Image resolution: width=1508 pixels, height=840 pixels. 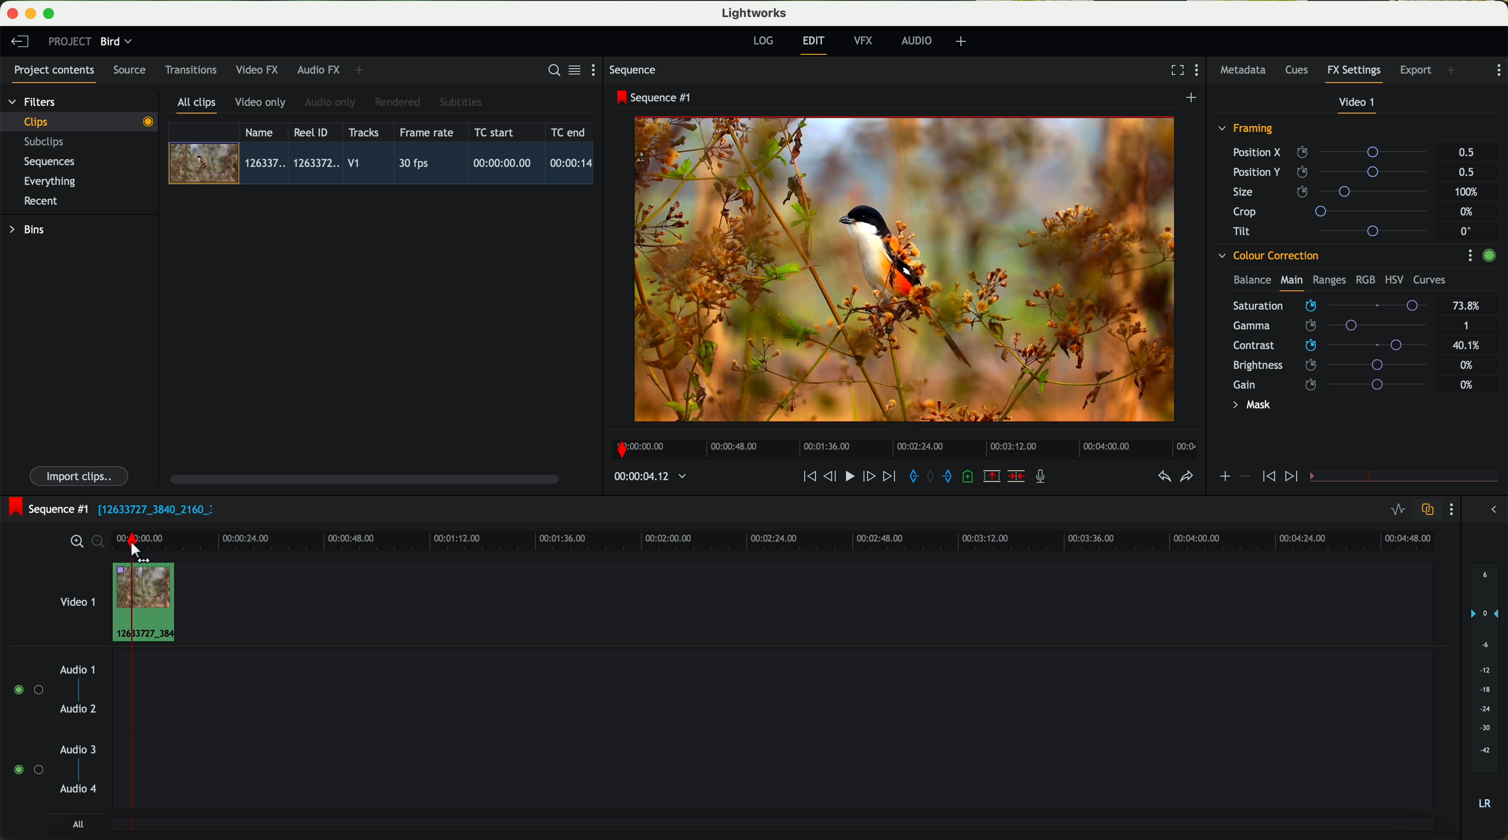 What do you see at coordinates (1333, 192) in the screenshot?
I see `size` at bounding box center [1333, 192].